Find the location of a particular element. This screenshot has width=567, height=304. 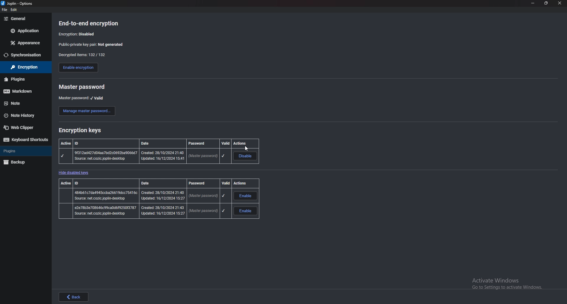

minimize is located at coordinates (533, 3).